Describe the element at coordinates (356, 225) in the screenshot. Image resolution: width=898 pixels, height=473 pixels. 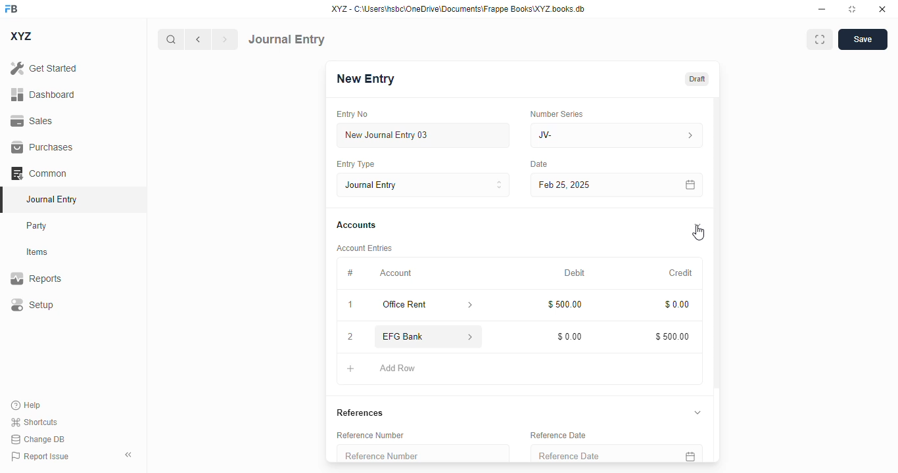
I see `accounts` at that location.